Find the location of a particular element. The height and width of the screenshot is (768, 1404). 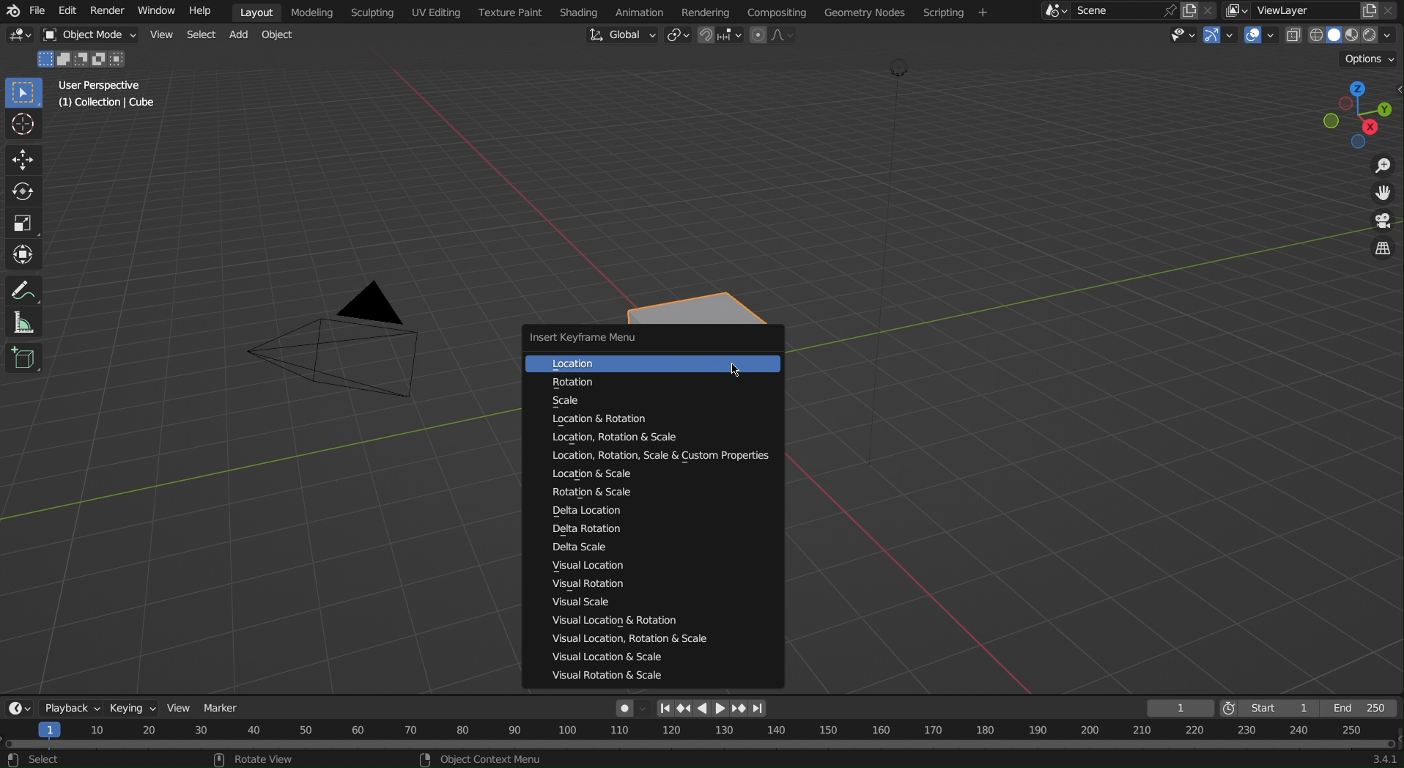

Toggle Camera View is located at coordinates (1381, 222).